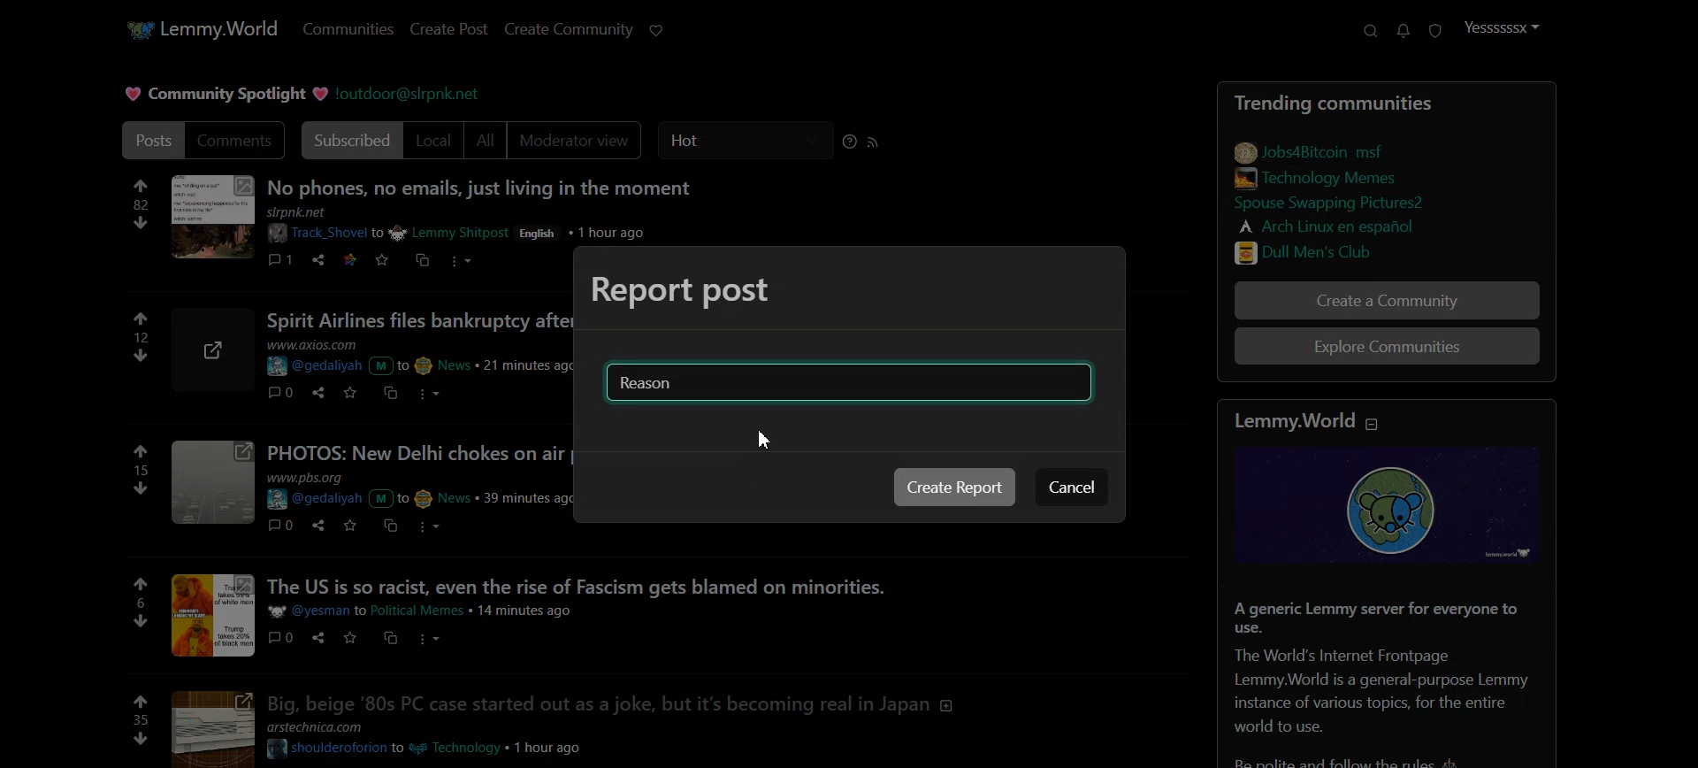 This screenshot has width=1698, height=768. Describe the element at coordinates (214, 615) in the screenshot. I see `post picture` at that location.